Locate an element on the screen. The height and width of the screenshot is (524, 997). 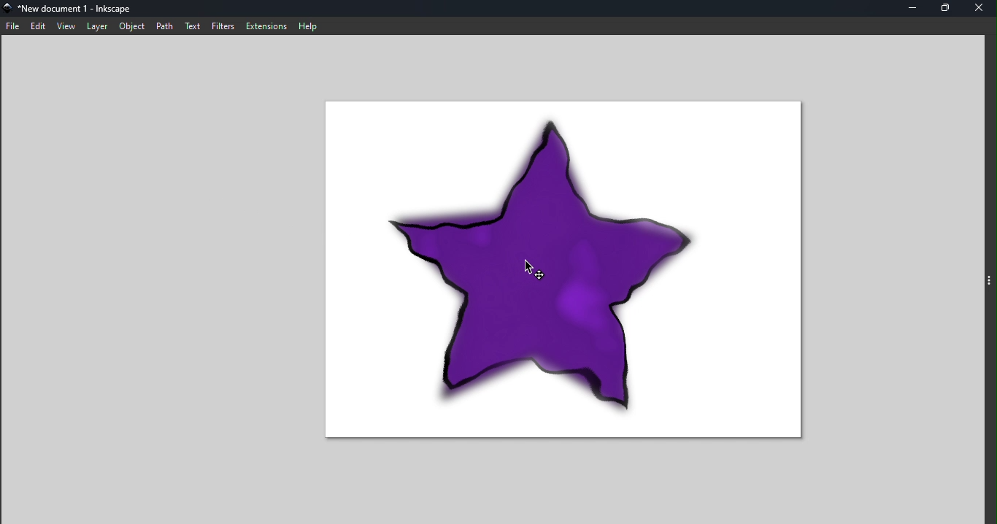
cursor is located at coordinates (530, 268).